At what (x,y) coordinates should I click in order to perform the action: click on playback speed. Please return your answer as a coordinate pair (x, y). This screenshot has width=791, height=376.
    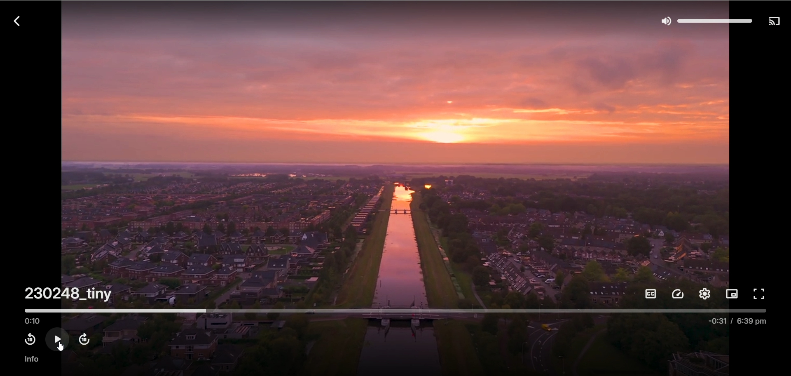
    Looking at the image, I should click on (679, 294).